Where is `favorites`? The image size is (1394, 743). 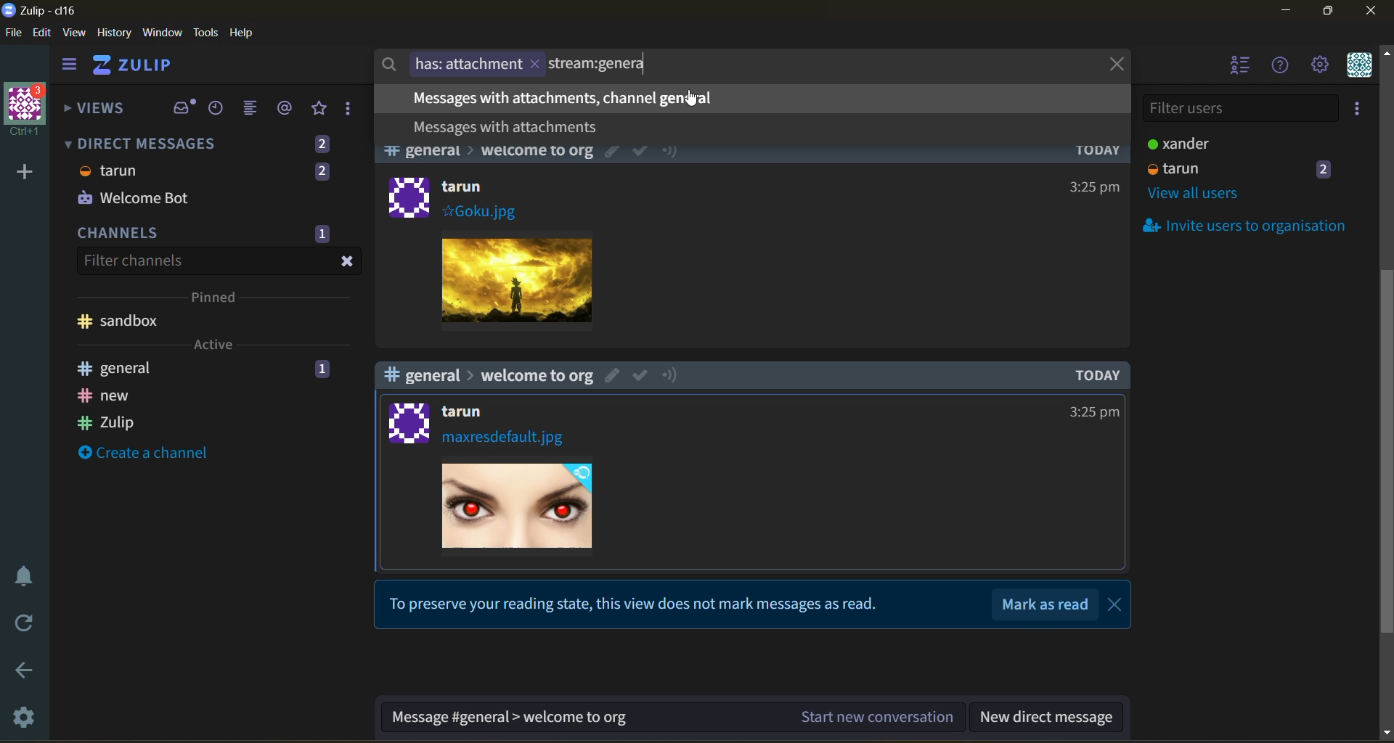
favorites is located at coordinates (321, 109).